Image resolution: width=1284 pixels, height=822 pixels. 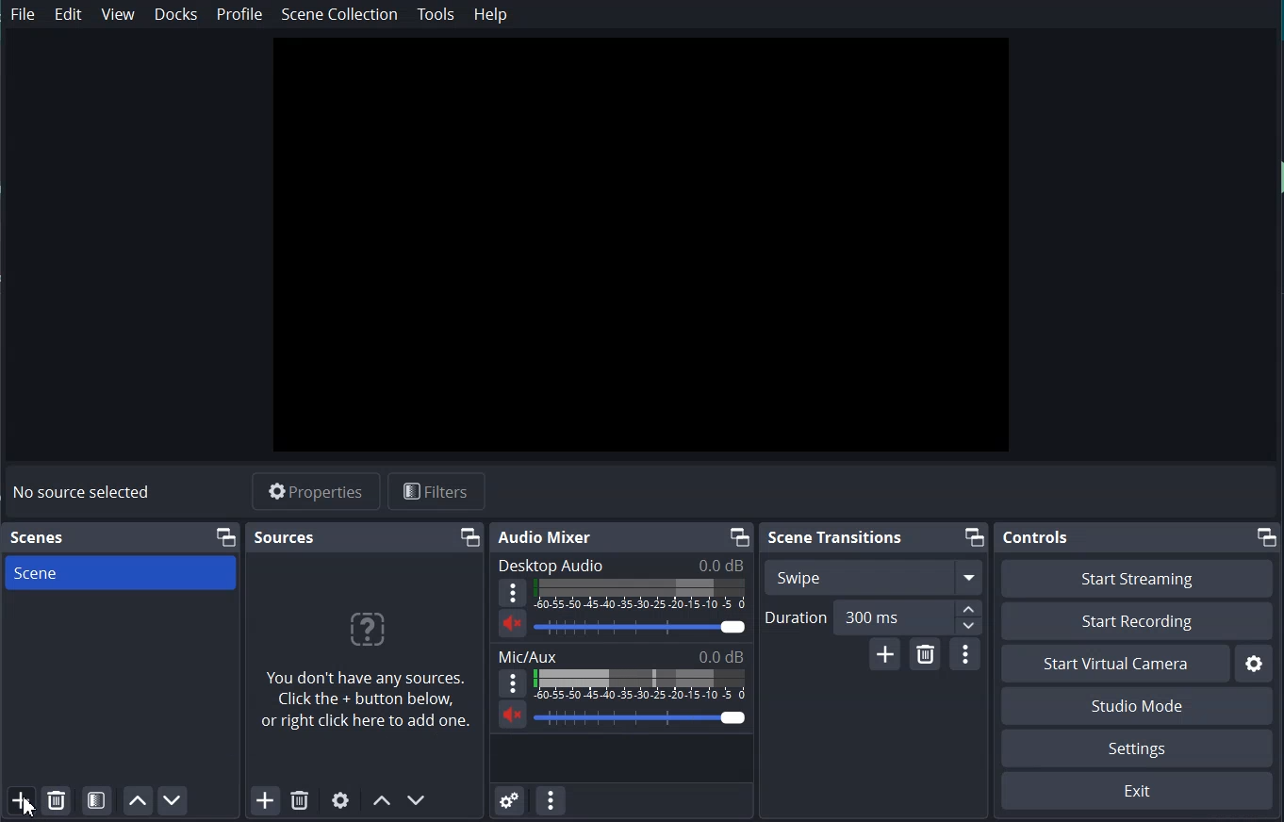 What do you see at coordinates (873, 576) in the screenshot?
I see `Swipe` at bounding box center [873, 576].